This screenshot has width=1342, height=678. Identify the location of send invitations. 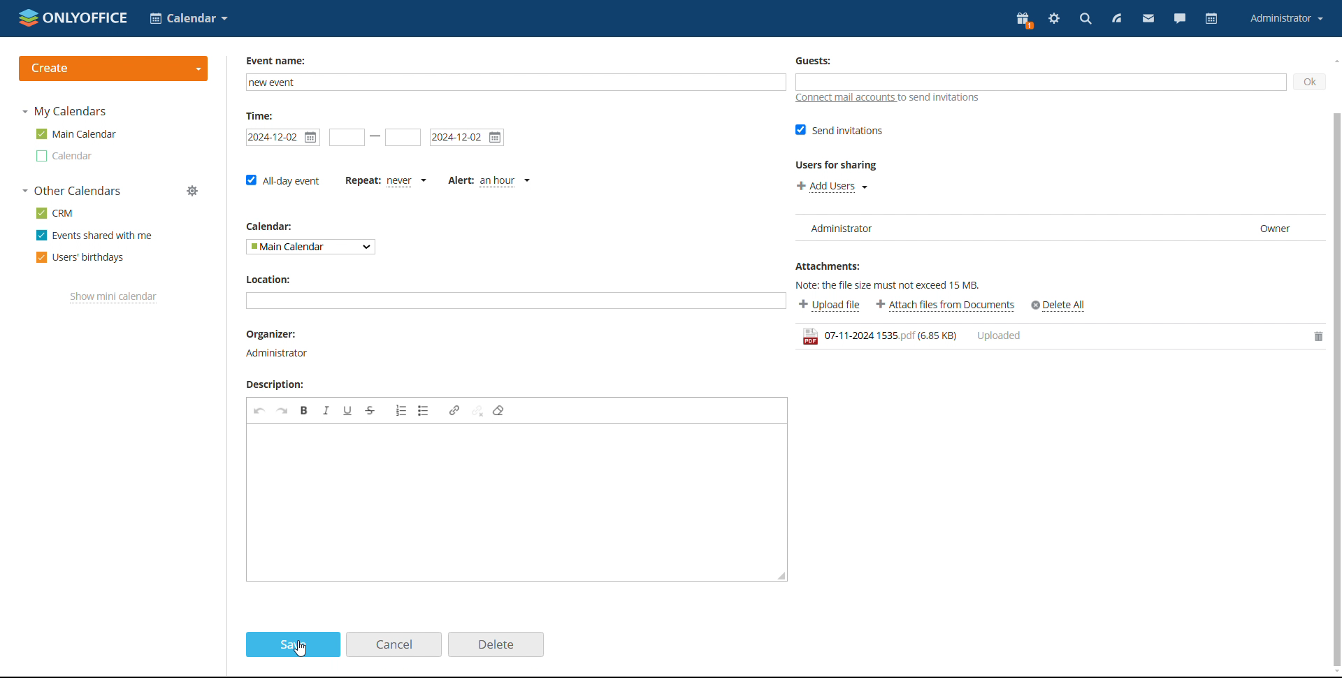
(840, 130).